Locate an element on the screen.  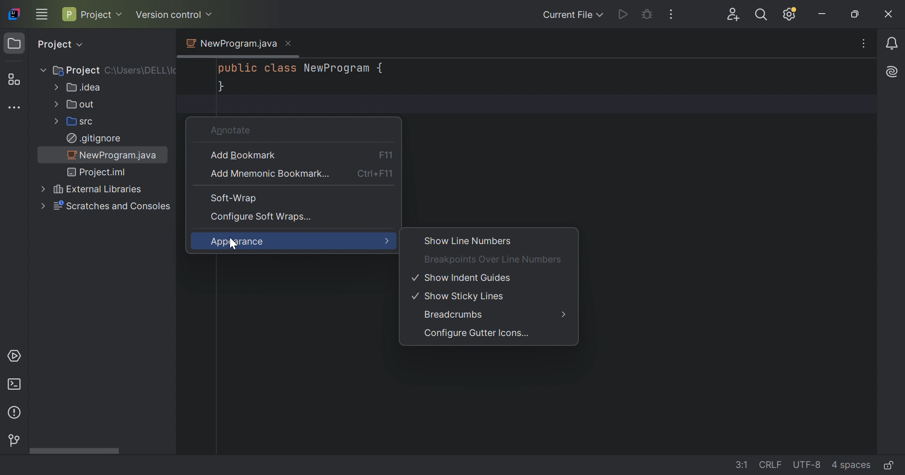
Problems is located at coordinates (16, 412).